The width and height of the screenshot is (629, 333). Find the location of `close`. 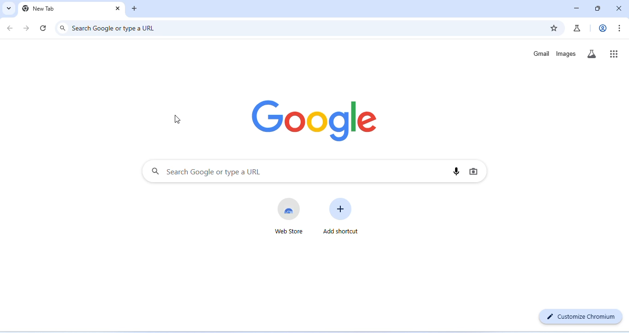

close is located at coordinates (617, 8).